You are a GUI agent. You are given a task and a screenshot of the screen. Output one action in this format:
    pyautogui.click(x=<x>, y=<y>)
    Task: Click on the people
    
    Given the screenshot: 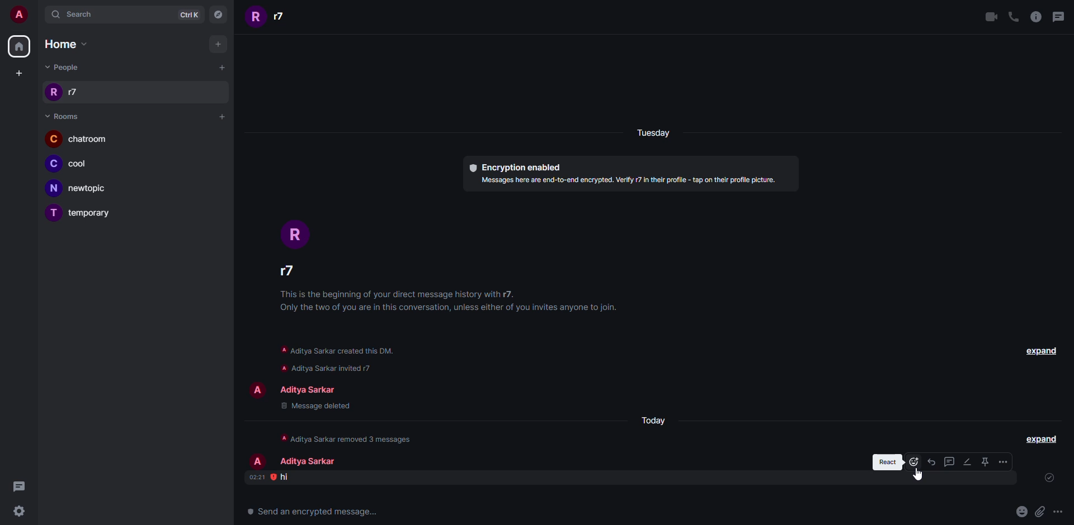 What is the action you would take?
    pyautogui.click(x=286, y=271)
    